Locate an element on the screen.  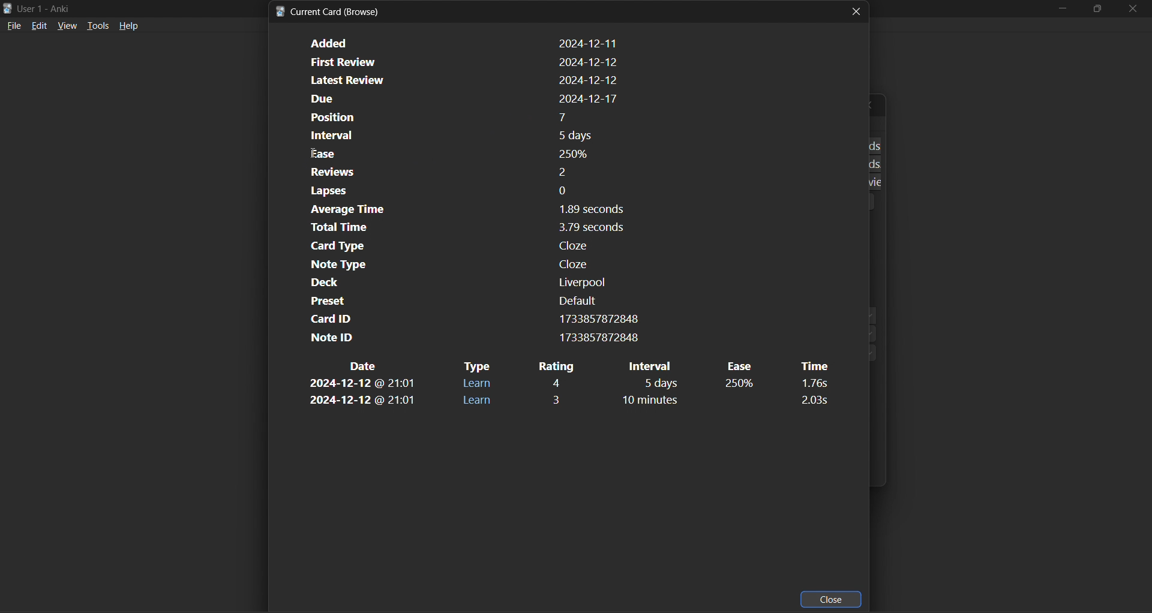
interval is located at coordinates (661, 401).